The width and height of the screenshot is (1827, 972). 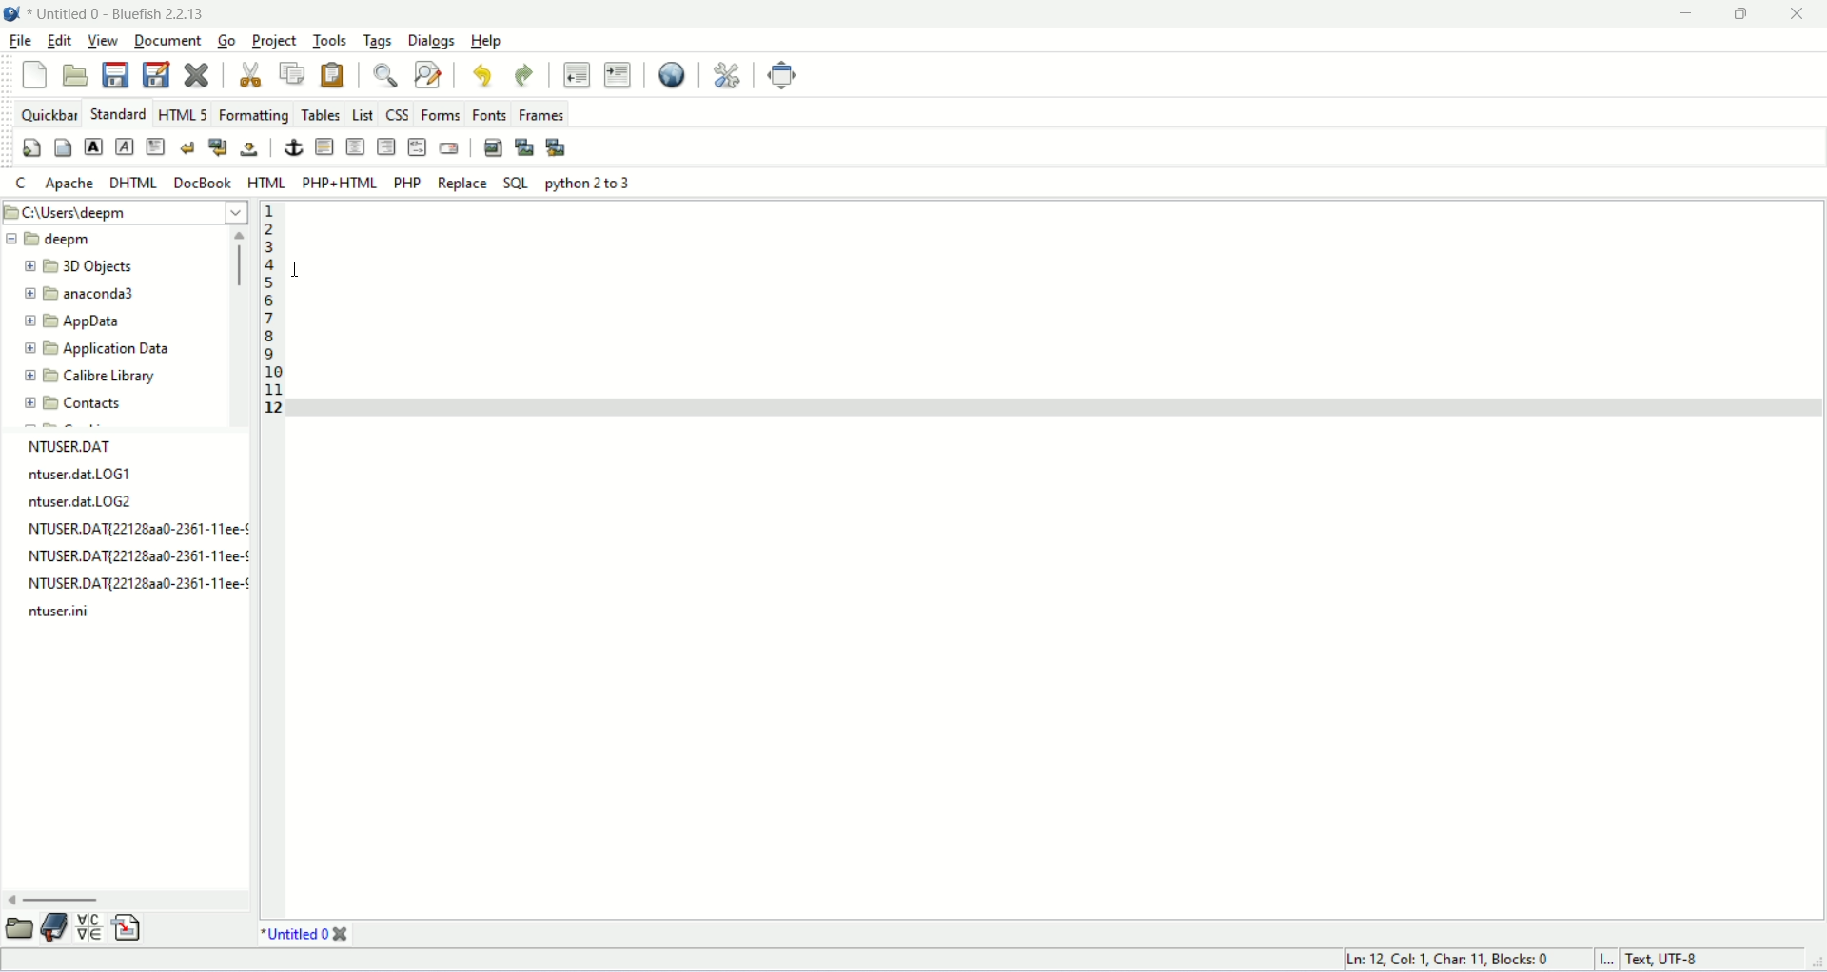 What do you see at coordinates (46, 111) in the screenshot?
I see `quick bar` at bounding box center [46, 111].